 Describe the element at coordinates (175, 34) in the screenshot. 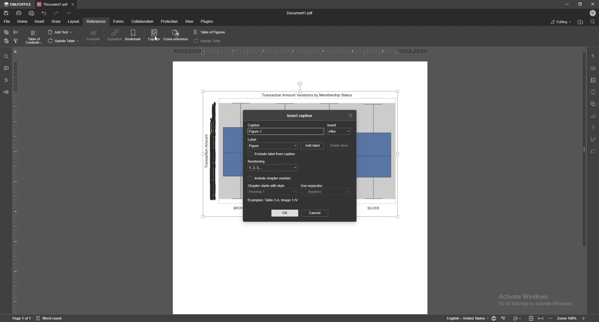

I see `cross references` at that location.